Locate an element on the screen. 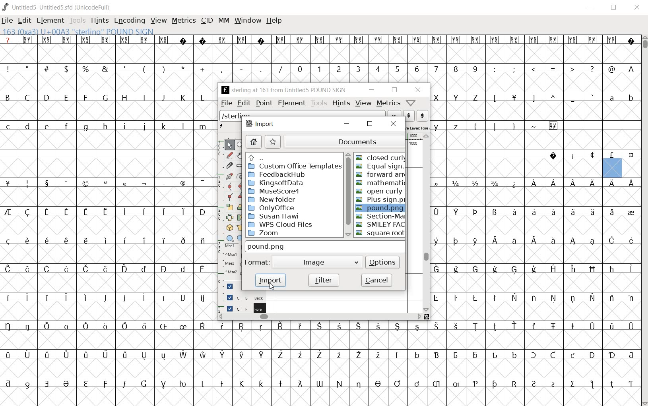 The width and height of the screenshot is (648, 406). New folder is located at coordinates (274, 199).